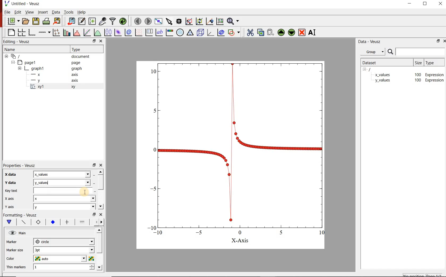 The width and height of the screenshot is (446, 277). Describe the element at coordinates (12, 259) in the screenshot. I see `Color` at that location.